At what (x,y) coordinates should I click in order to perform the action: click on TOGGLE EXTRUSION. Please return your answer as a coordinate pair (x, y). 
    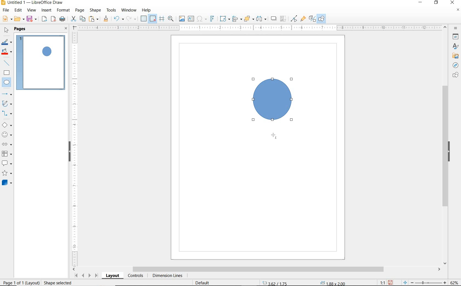
    Looking at the image, I should click on (312, 19).